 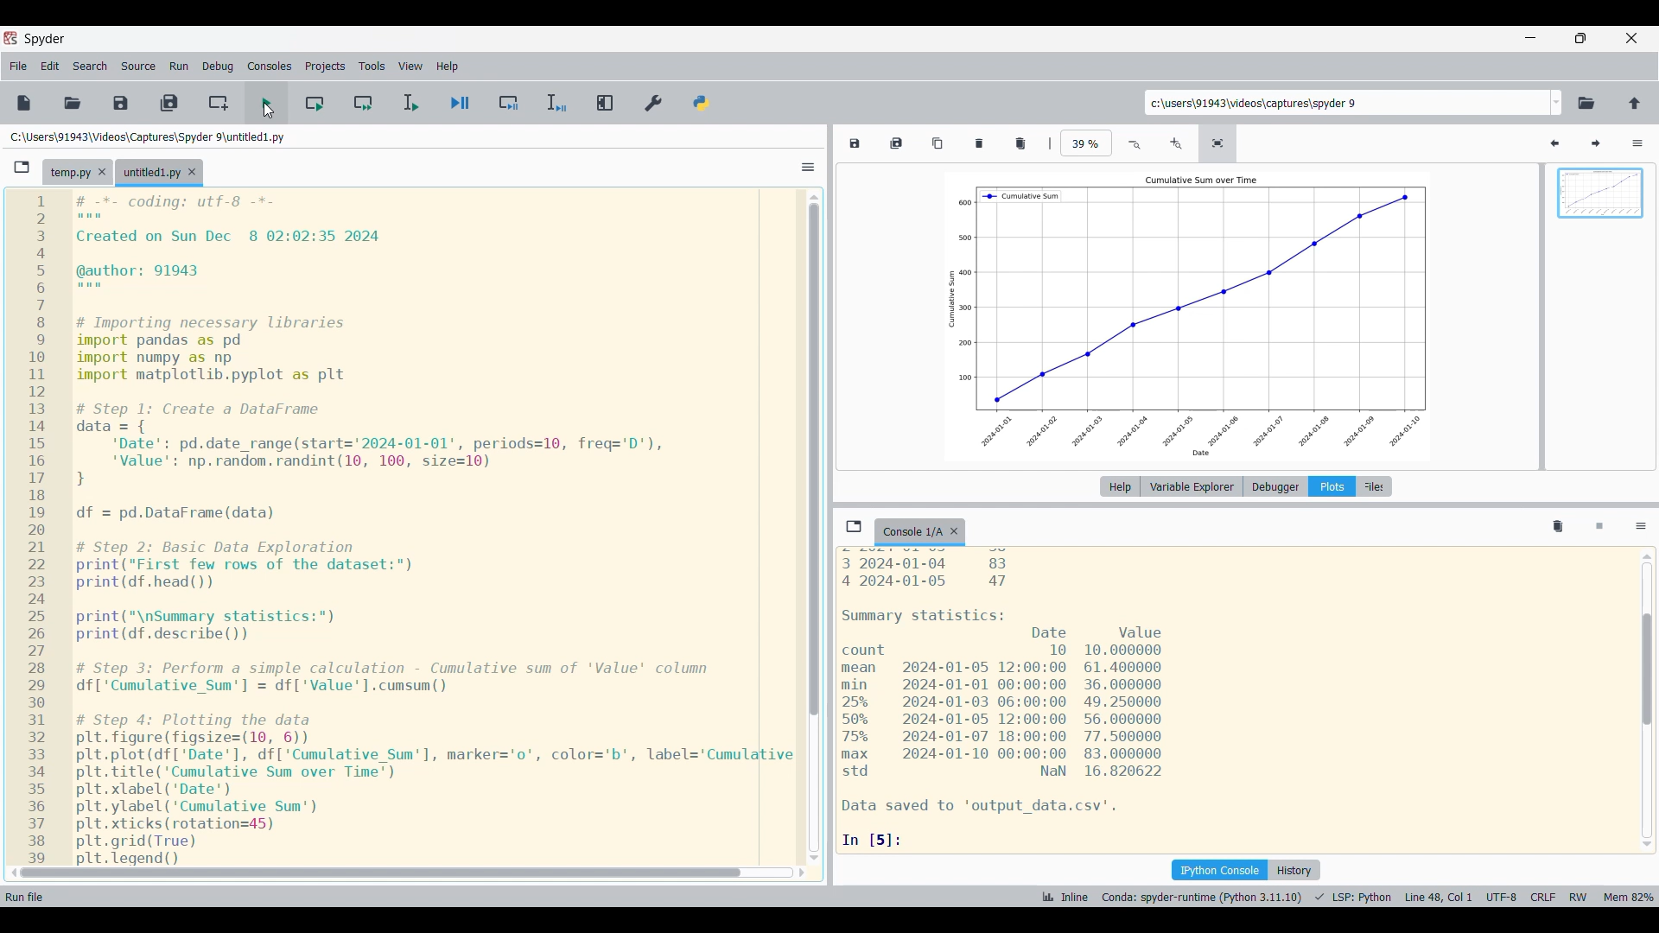 What do you see at coordinates (317, 95) in the screenshot?
I see `Run current cell` at bounding box center [317, 95].